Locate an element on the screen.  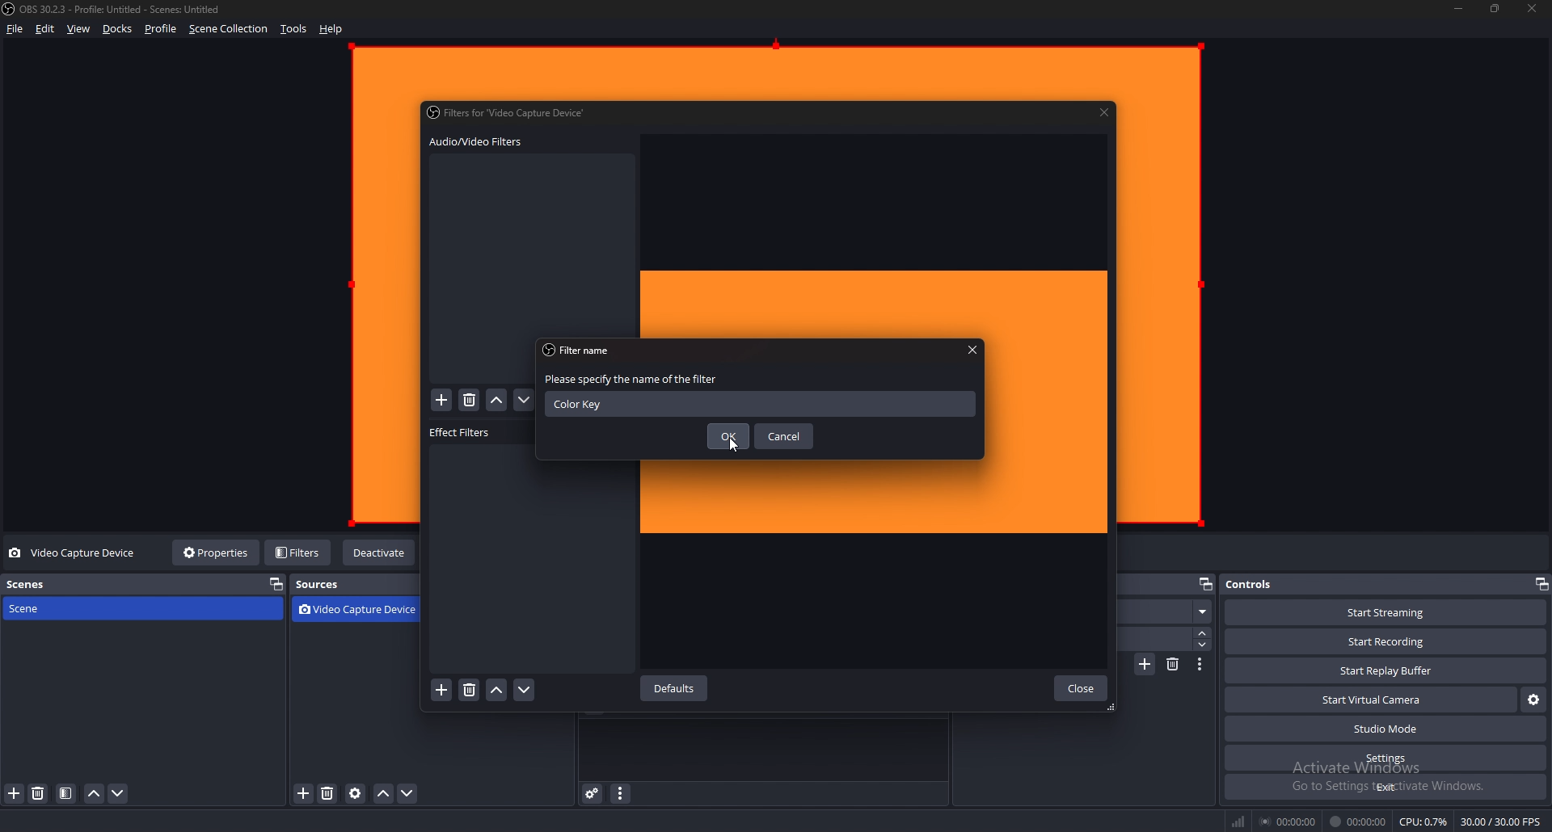
edit is located at coordinates (45, 28).